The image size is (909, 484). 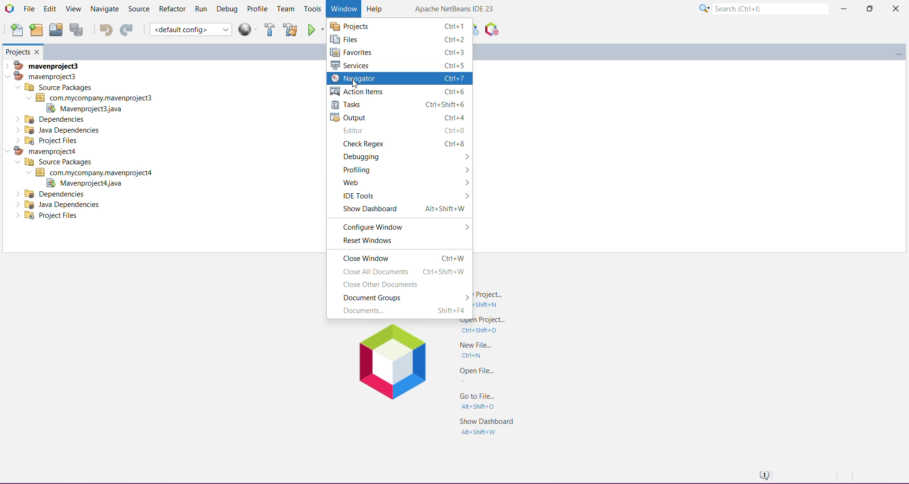 I want to click on Close Window, so click(x=38, y=52).